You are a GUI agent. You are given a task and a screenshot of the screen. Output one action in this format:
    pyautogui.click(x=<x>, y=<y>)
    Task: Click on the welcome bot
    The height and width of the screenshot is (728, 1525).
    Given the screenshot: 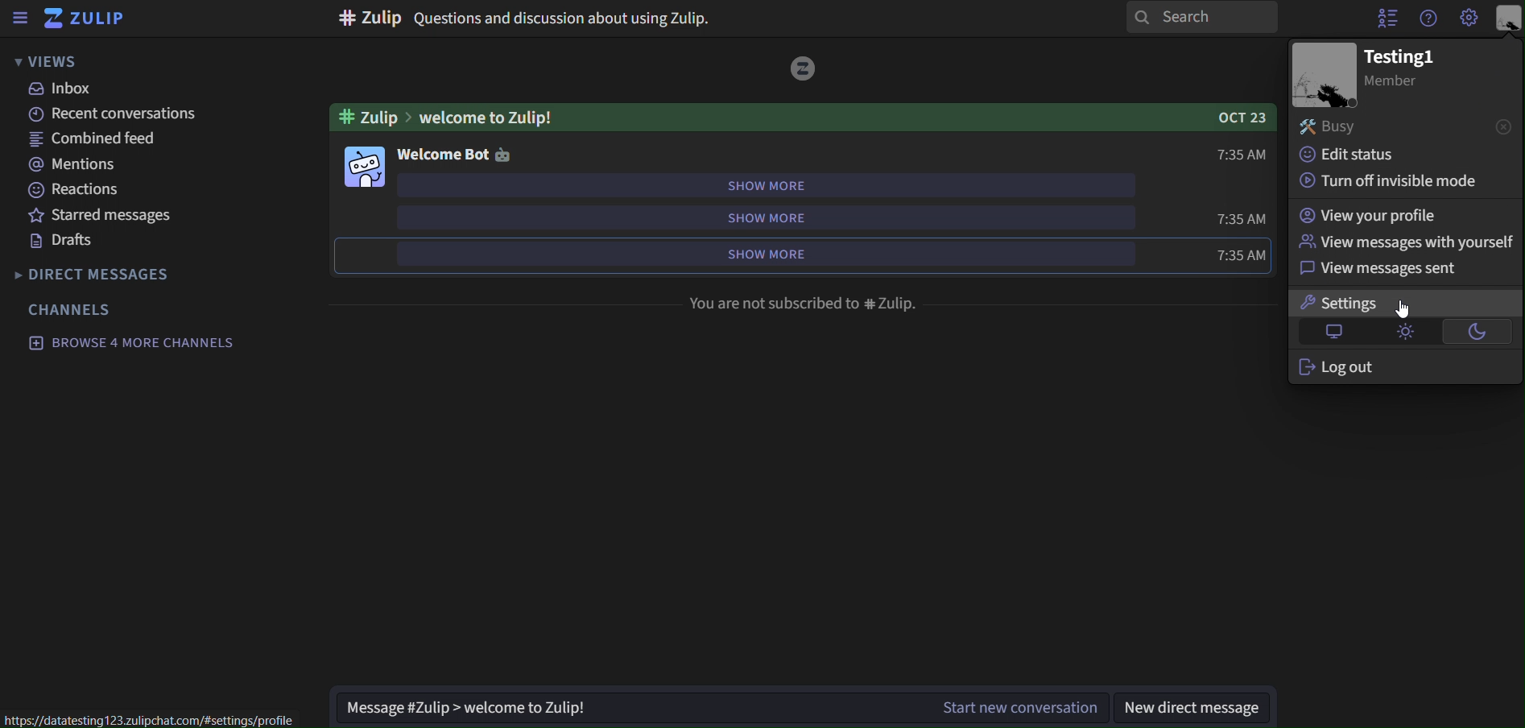 What is the action you would take?
    pyautogui.click(x=455, y=154)
    